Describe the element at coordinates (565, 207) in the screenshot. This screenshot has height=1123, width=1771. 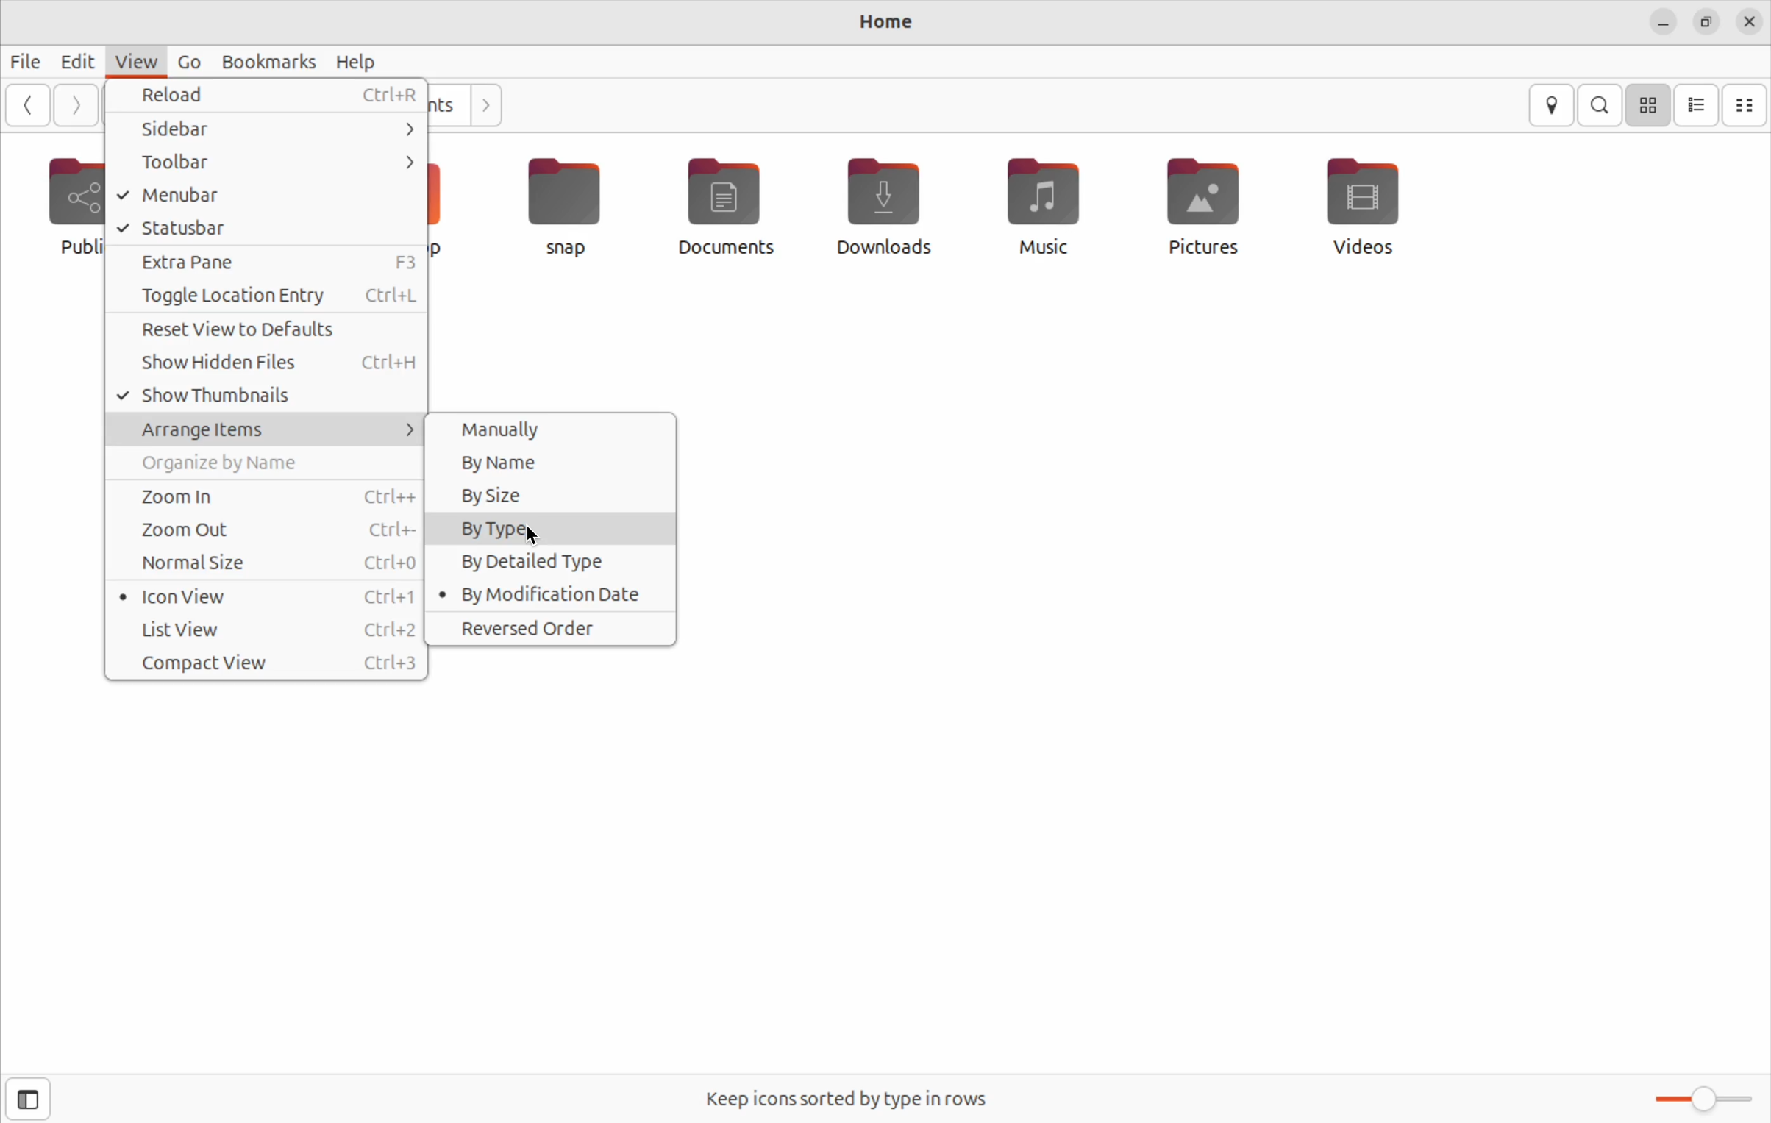
I see `snap file` at that location.